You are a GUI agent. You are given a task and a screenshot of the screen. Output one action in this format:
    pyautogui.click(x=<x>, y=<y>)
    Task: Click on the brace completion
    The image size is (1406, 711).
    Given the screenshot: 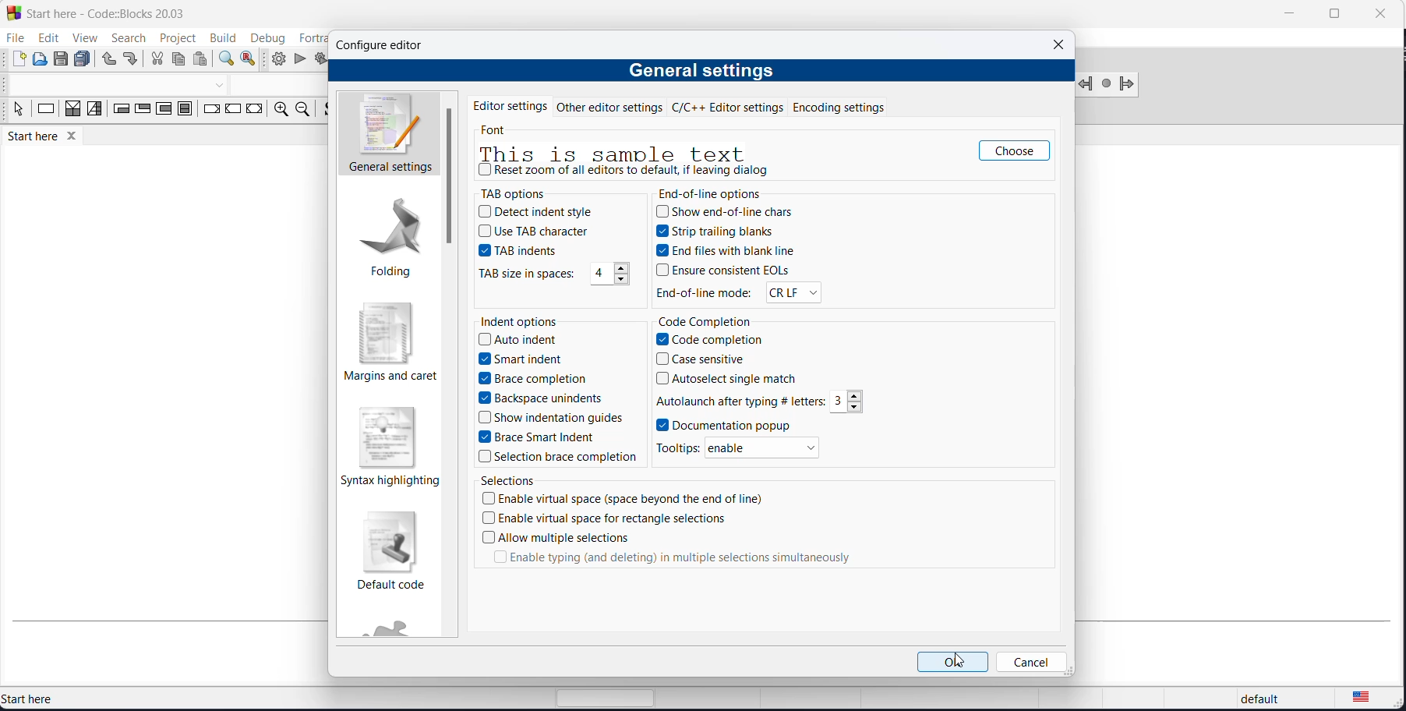 What is the action you would take?
    pyautogui.click(x=526, y=380)
    